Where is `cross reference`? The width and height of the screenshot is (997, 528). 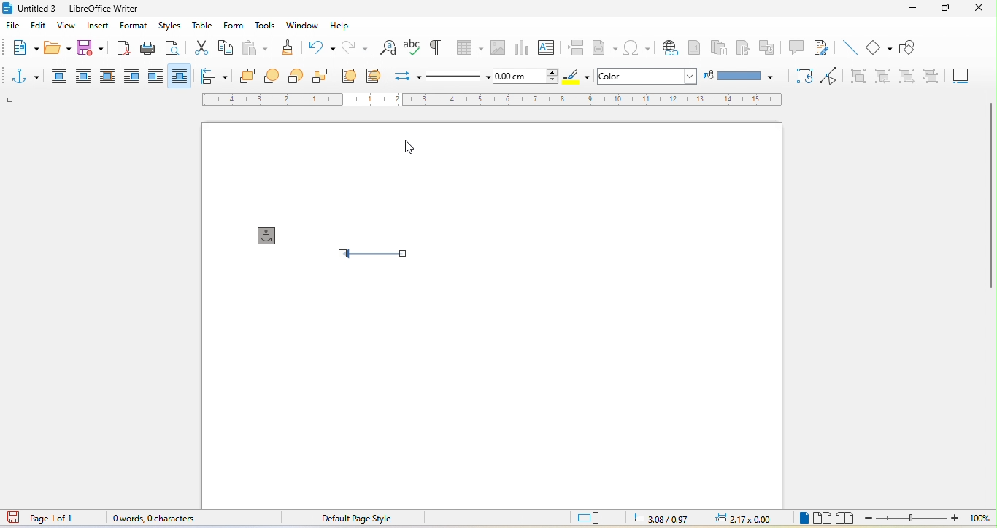
cross reference is located at coordinates (767, 47).